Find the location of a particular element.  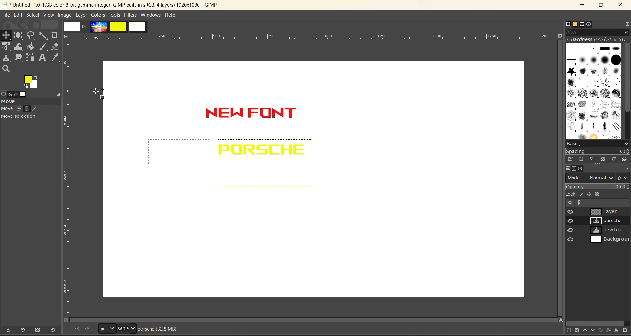

help is located at coordinates (171, 16).